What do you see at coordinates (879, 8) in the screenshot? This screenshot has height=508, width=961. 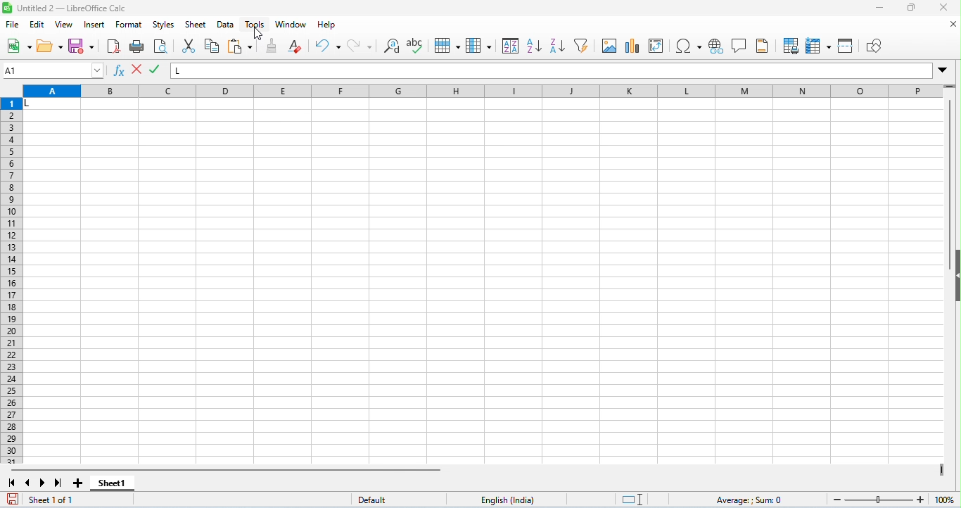 I see `minimize` at bounding box center [879, 8].